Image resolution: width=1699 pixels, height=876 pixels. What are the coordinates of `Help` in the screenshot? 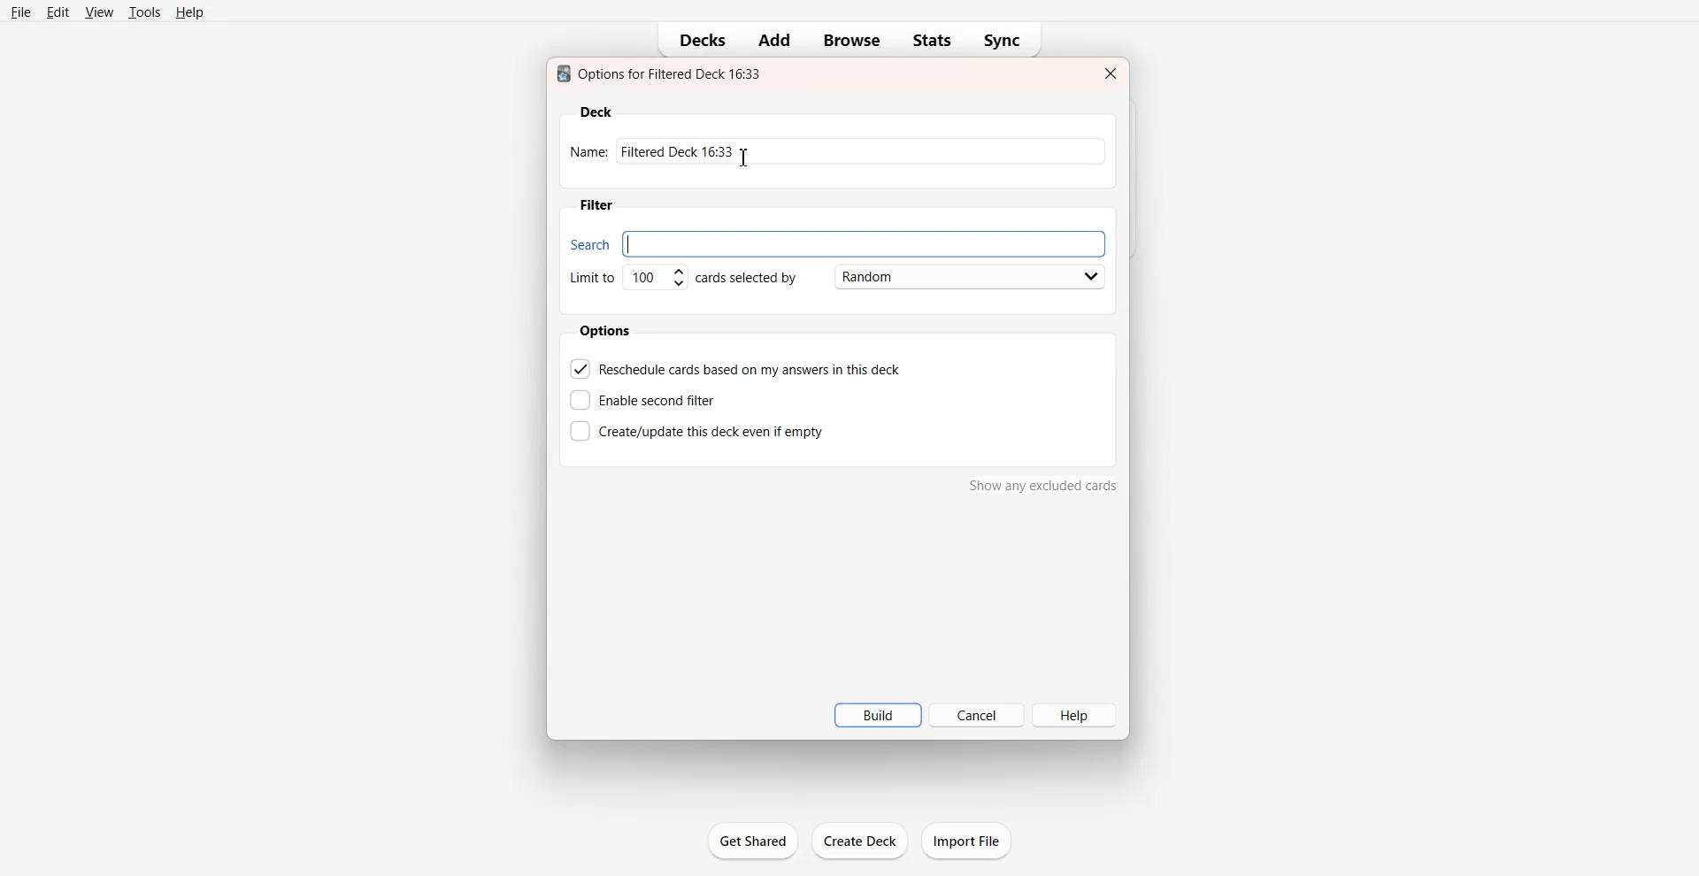 It's located at (191, 12).